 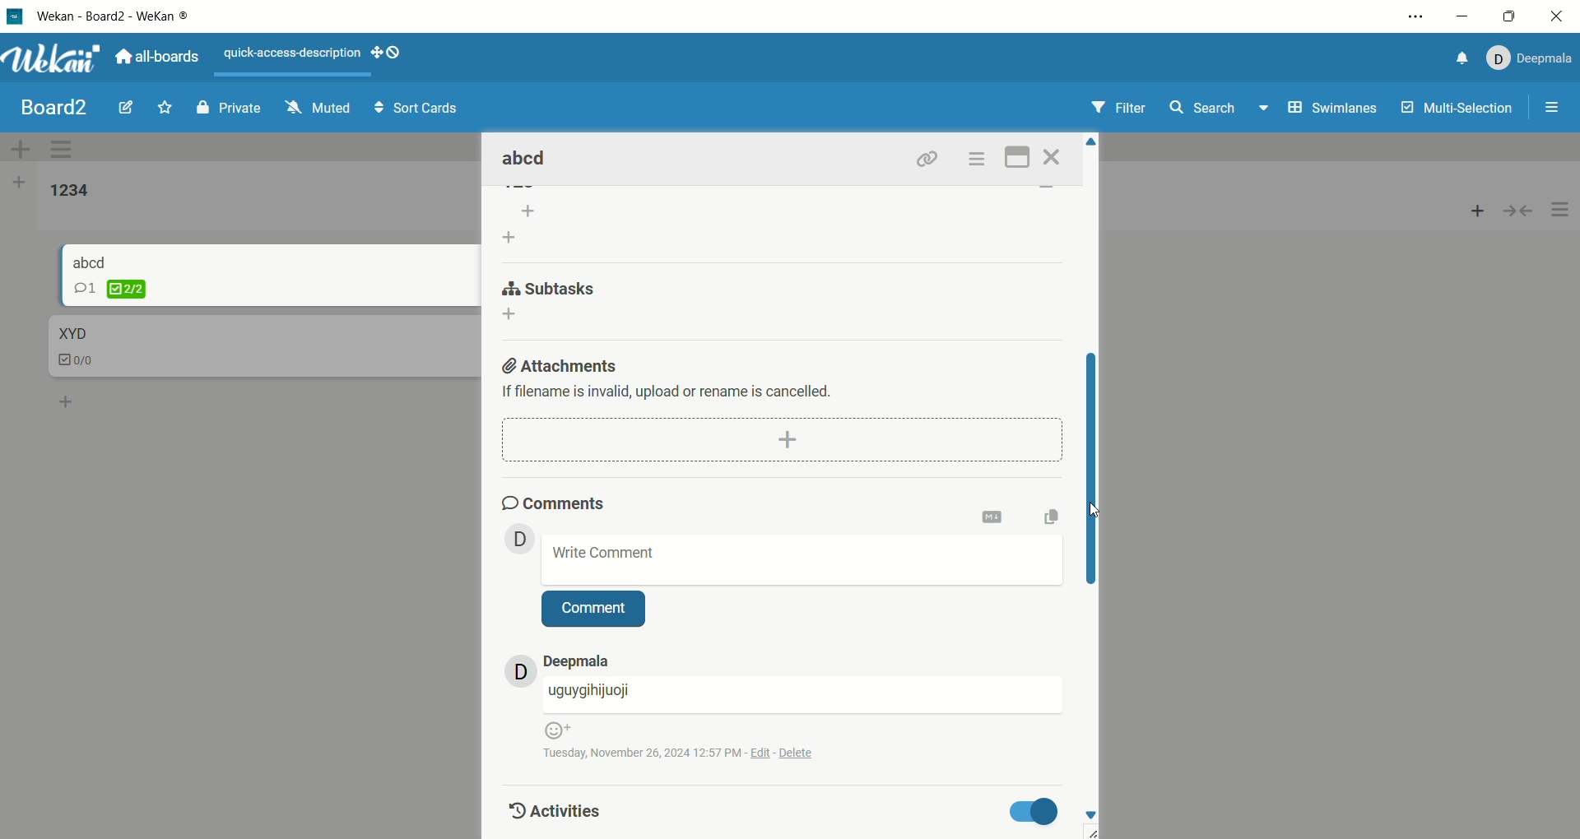 What do you see at coordinates (562, 362) in the screenshot?
I see `attachments` at bounding box center [562, 362].